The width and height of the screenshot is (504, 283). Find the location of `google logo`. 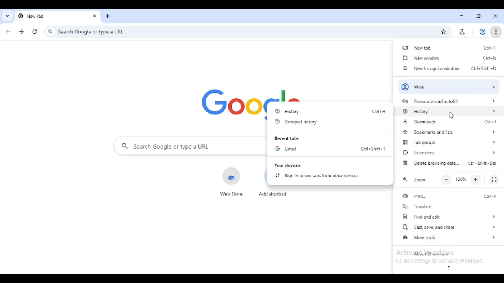

google logo is located at coordinates (230, 104).